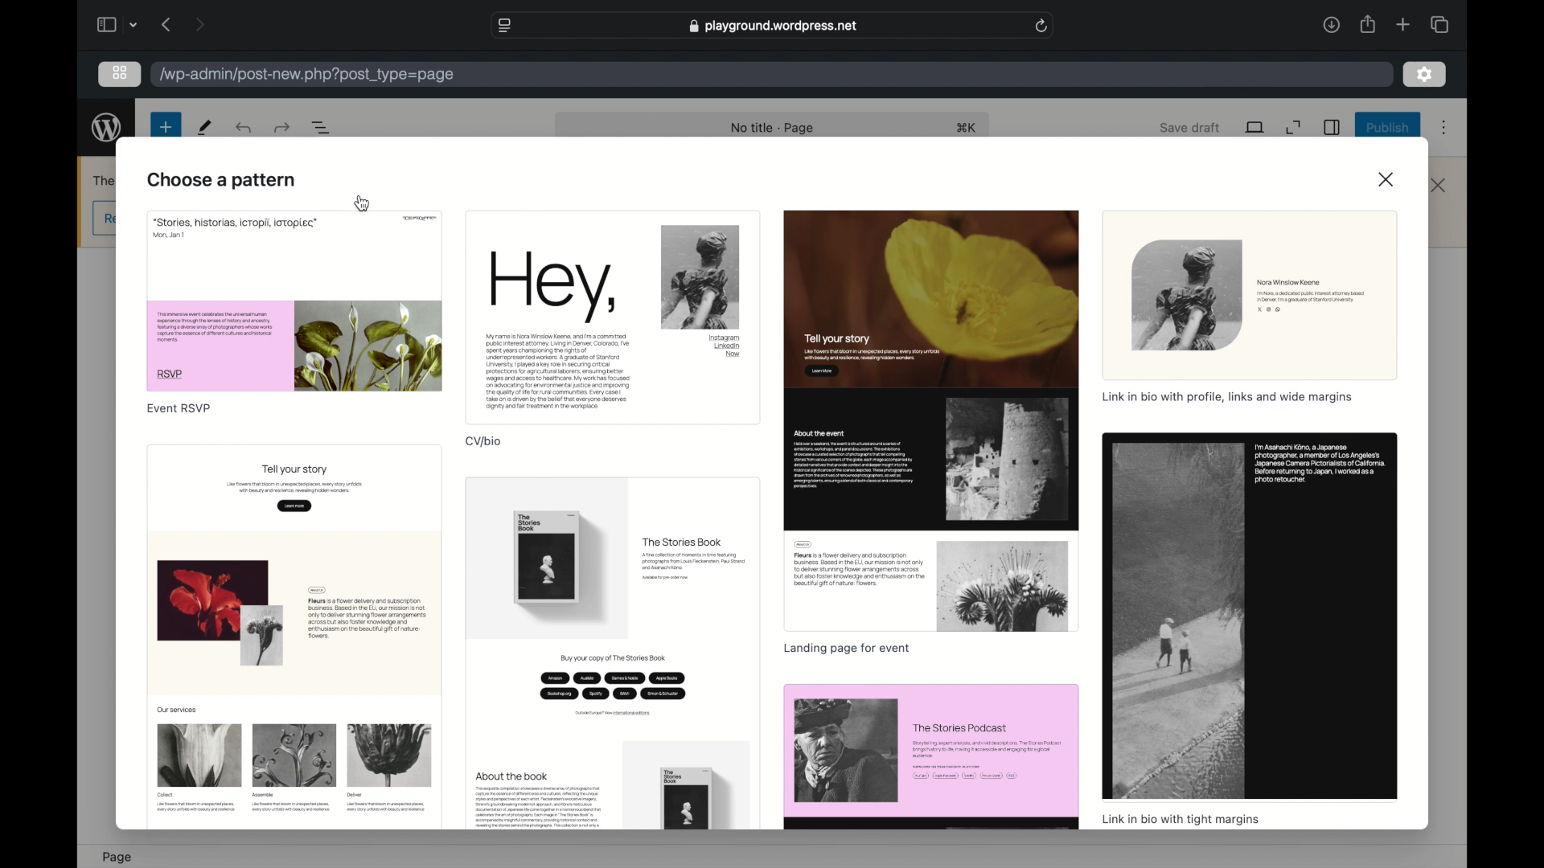  Describe the element at coordinates (206, 128) in the screenshot. I see `new page` at that location.